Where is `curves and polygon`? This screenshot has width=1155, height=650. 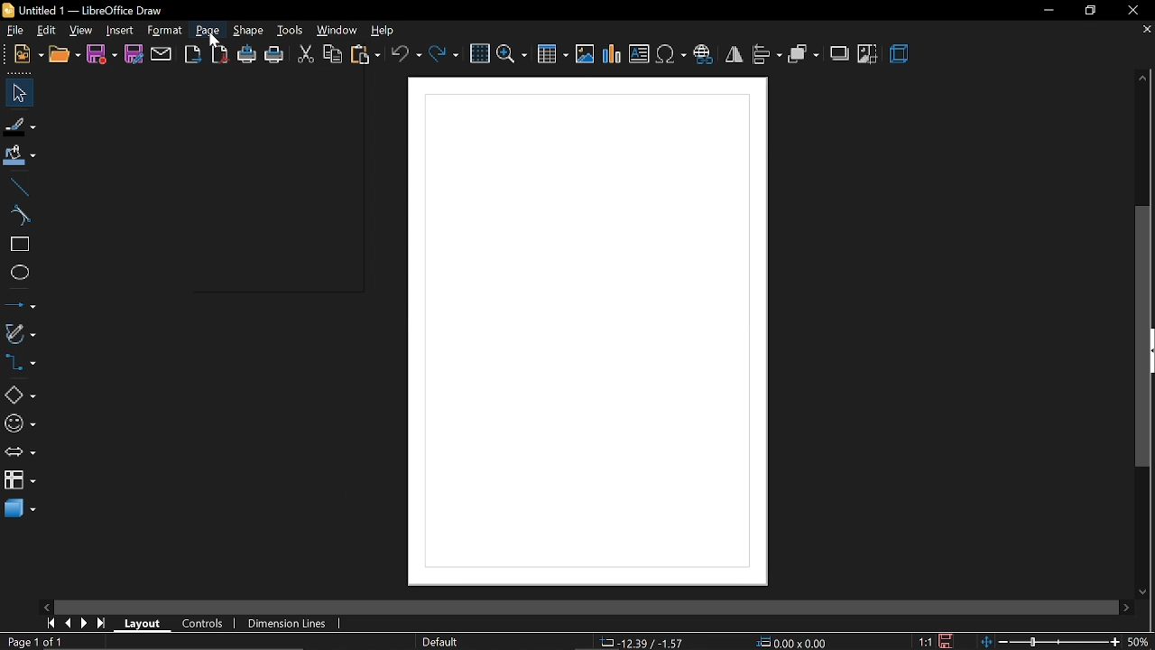 curves and polygon is located at coordinates (21, 333).